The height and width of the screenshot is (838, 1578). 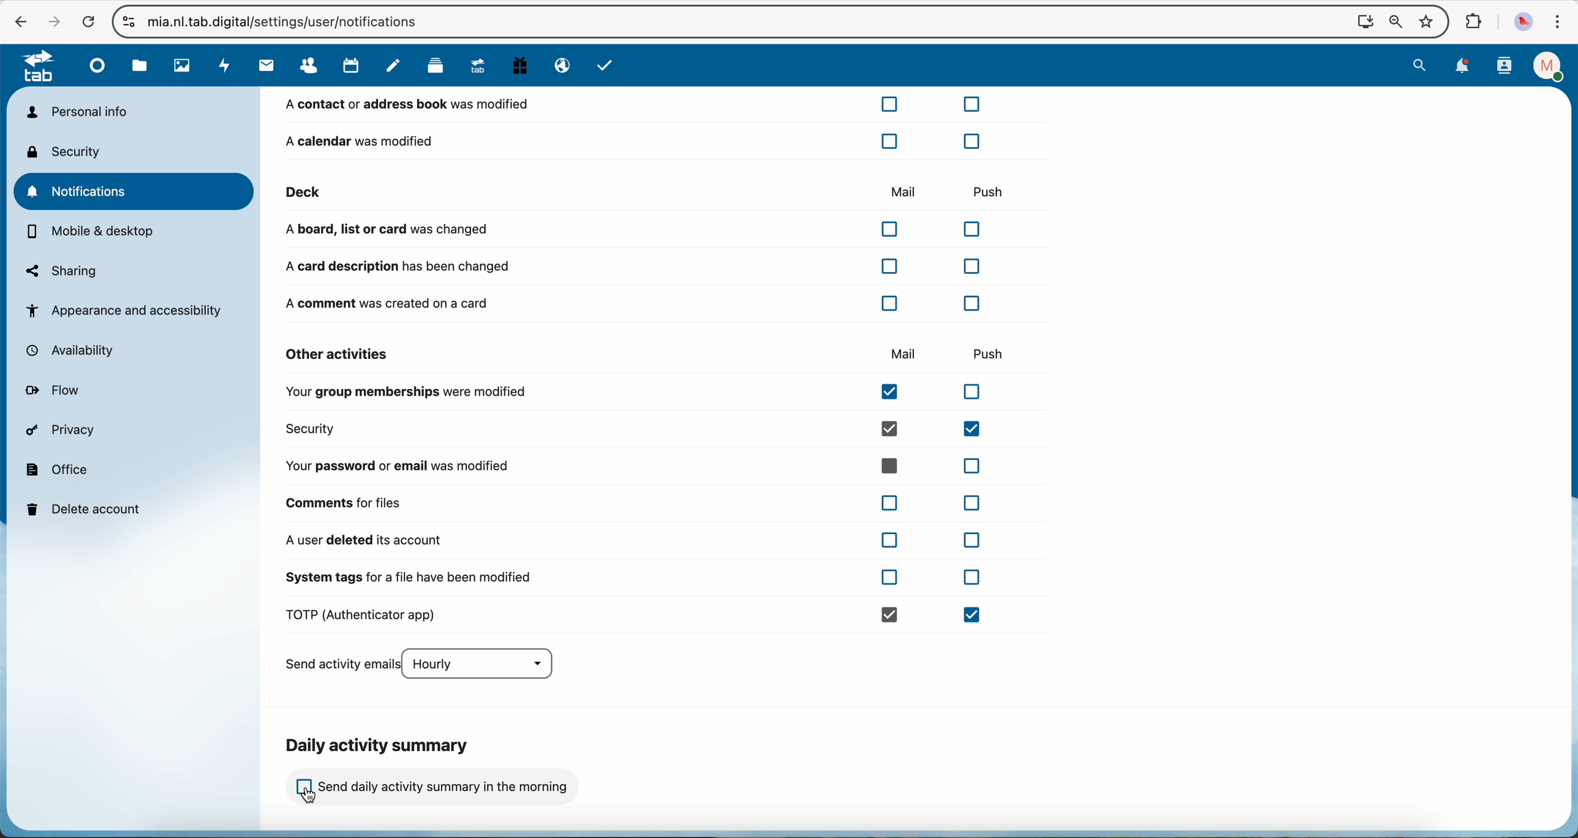 I want to click on system tags for a file have been modified, so click(x=633, y=583).